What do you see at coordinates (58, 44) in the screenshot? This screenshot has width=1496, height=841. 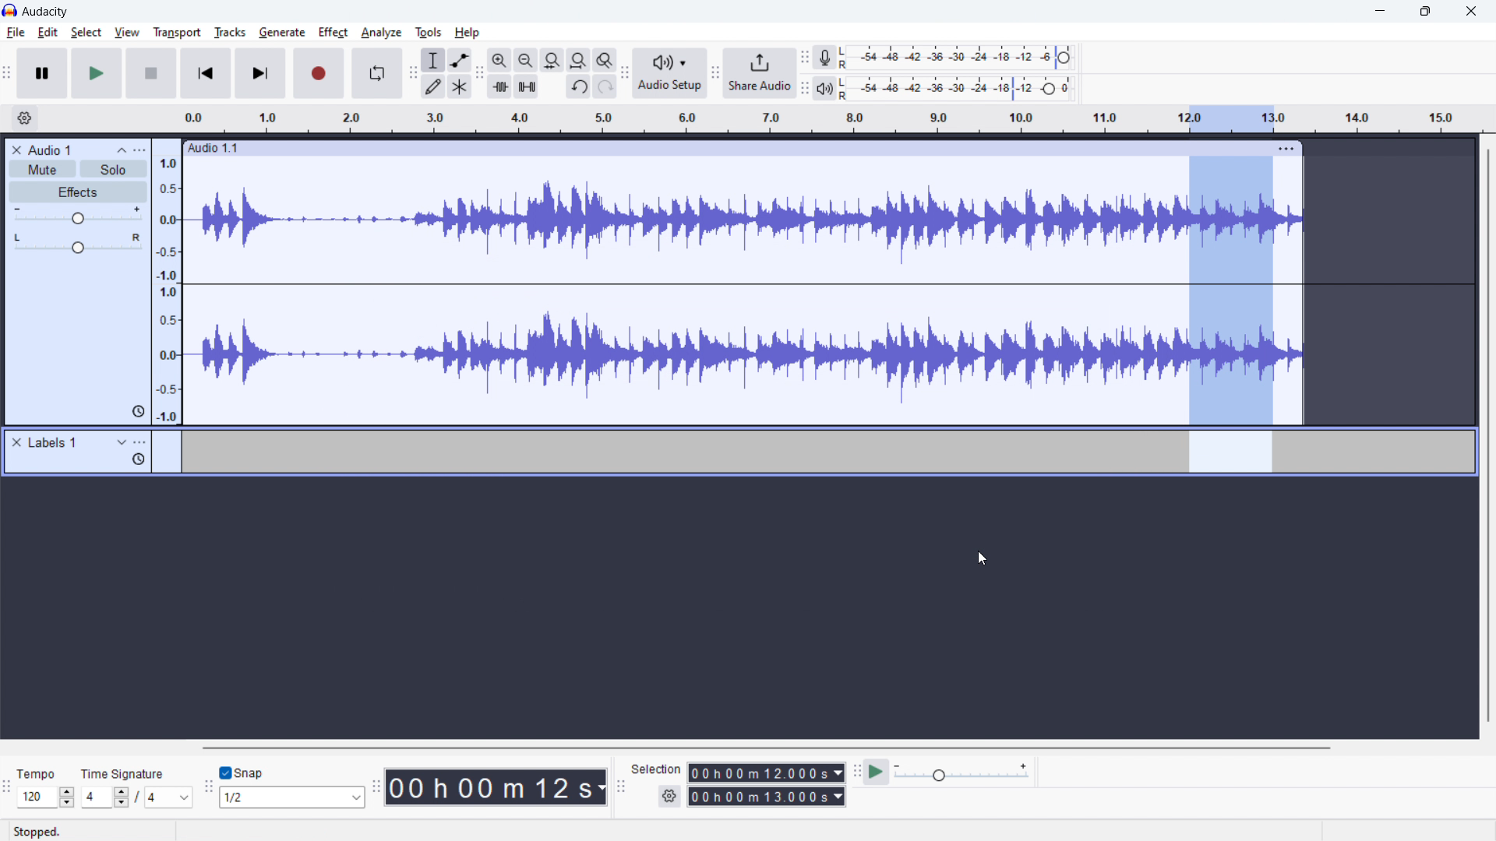 I see `cursor` at bounding box center [58, 44].